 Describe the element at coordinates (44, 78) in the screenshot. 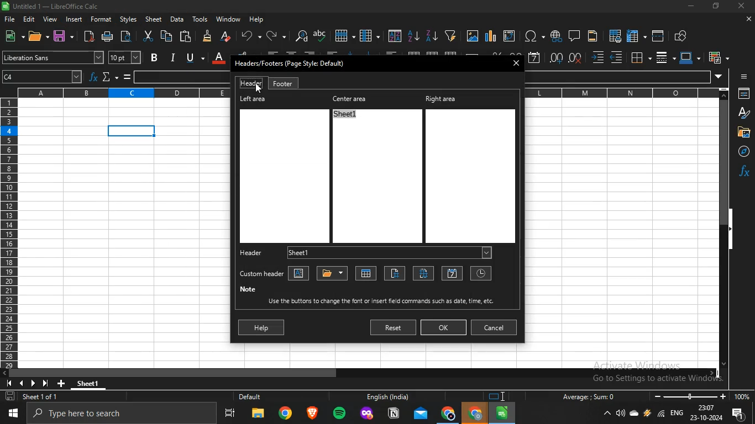

I see `cell number` at that location.